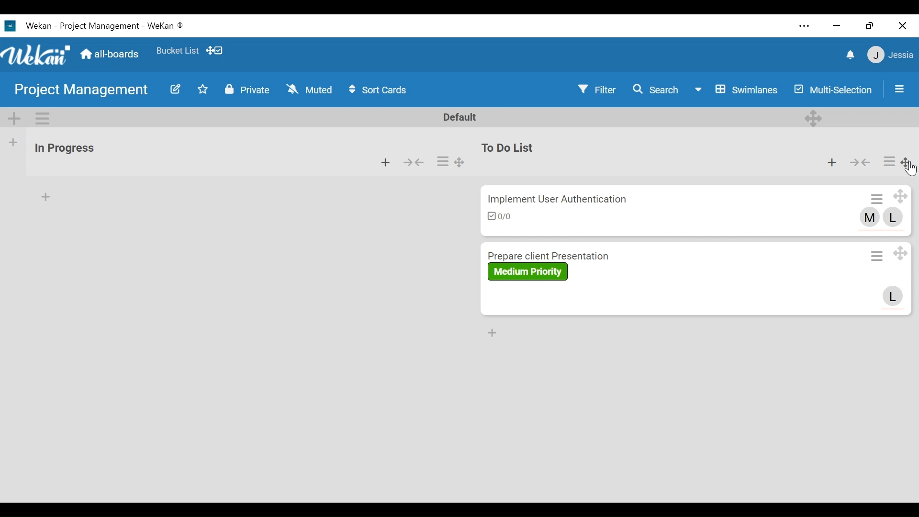  I want to click on Add card to the top of list, so click(385, 162).